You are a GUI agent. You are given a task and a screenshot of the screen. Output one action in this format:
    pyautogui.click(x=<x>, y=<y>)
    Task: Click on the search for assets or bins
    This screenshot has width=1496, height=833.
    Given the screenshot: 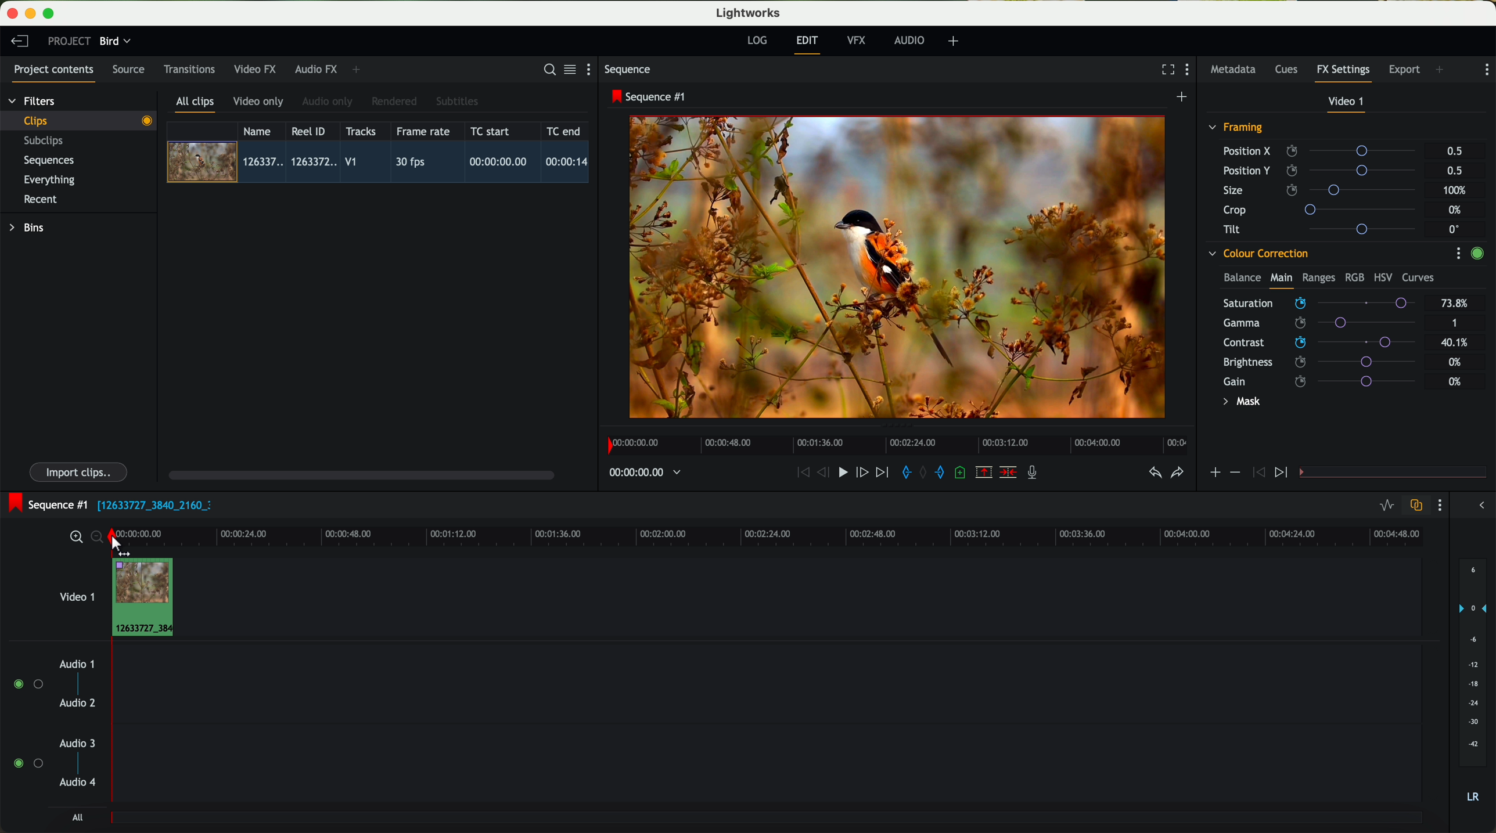 What is the action you would take?
    pyautogui.click(x=546, y=70)
    